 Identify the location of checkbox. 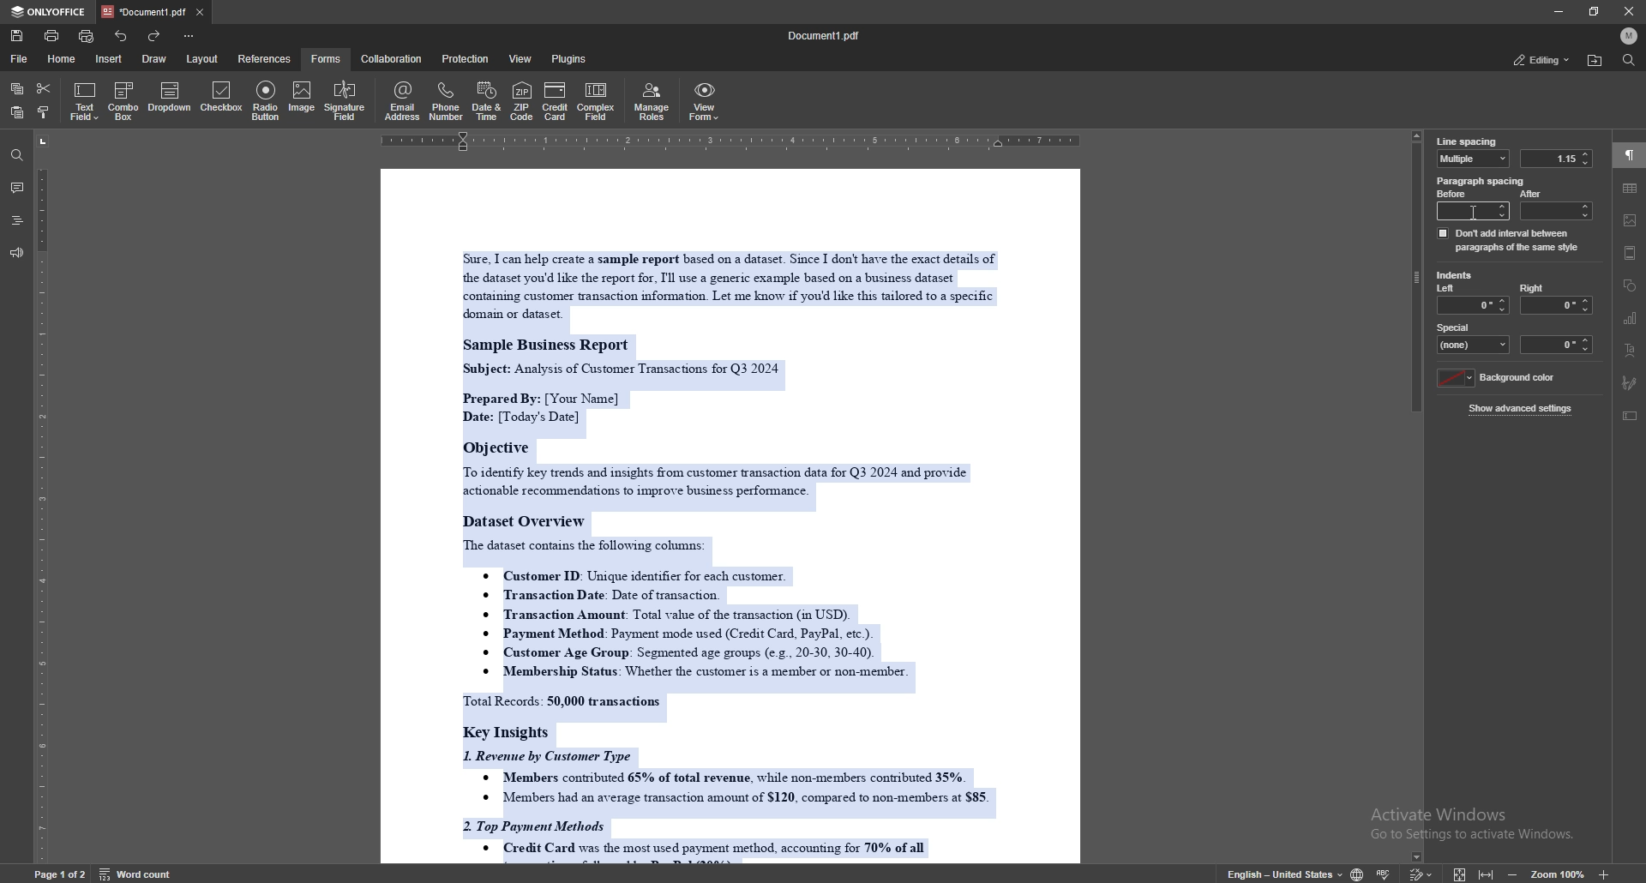
(223, 99).